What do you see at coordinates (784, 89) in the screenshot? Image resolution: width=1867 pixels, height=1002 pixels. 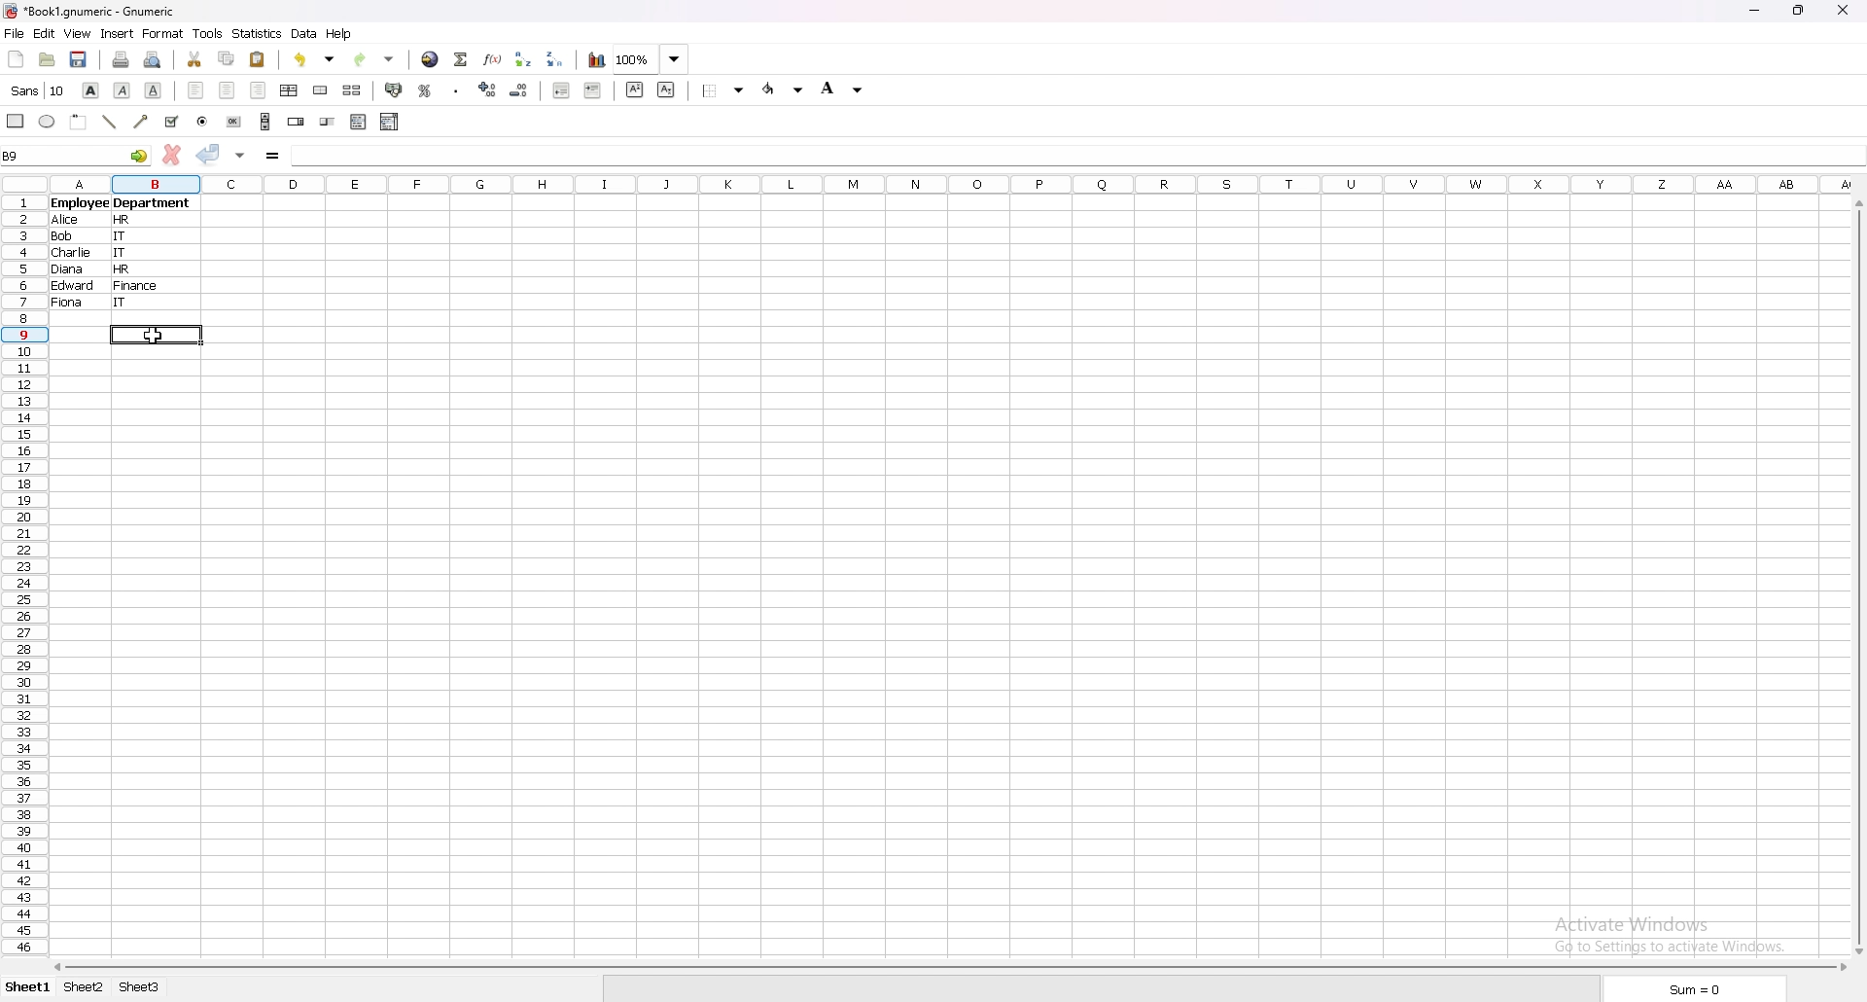 I see `foreground` at bounding box center [784, 89].